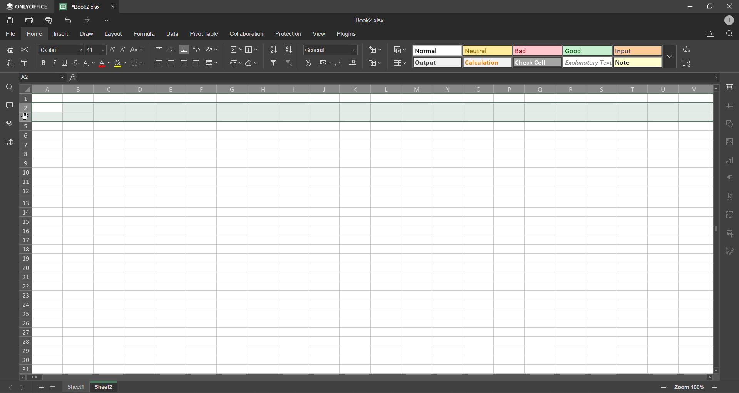 This screenshot has height=393, width=739. Describe the element at coordinates (487, 51) in the screenshot. I see `neutral` at that location.